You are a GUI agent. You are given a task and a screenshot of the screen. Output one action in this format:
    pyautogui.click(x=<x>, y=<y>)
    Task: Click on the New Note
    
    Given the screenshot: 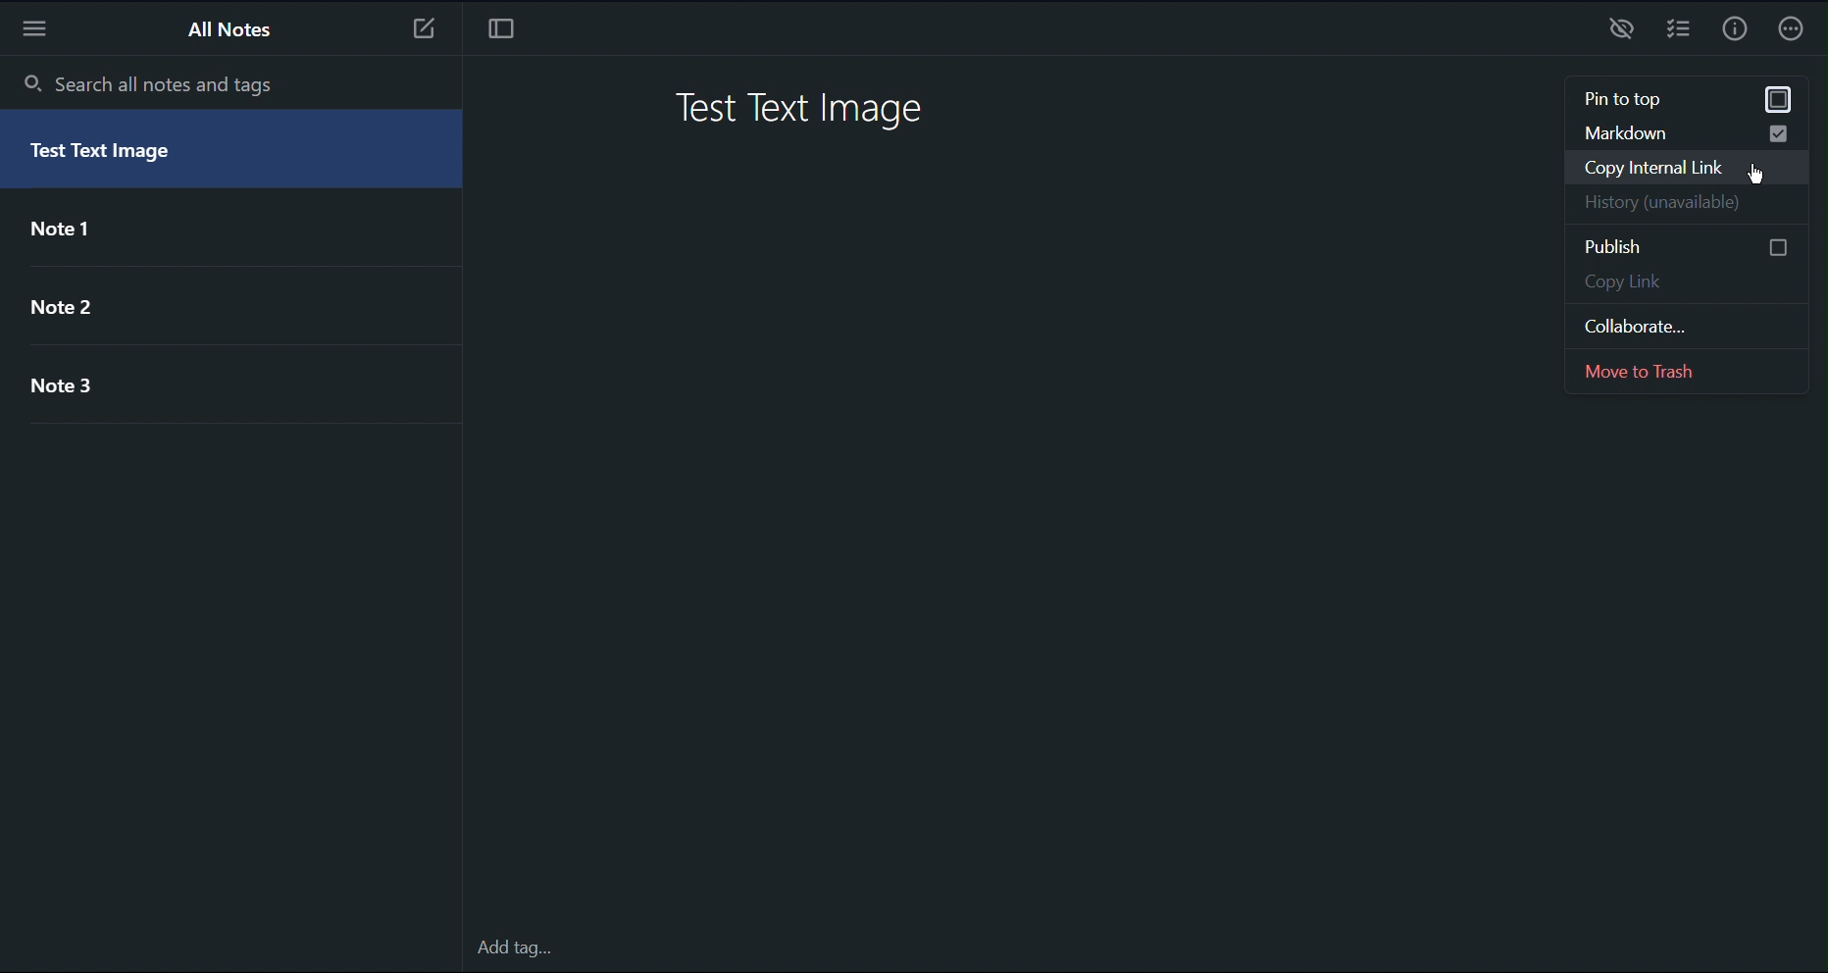 What is the action you would take?
    pyautogui.click(x=422, y=33)
    